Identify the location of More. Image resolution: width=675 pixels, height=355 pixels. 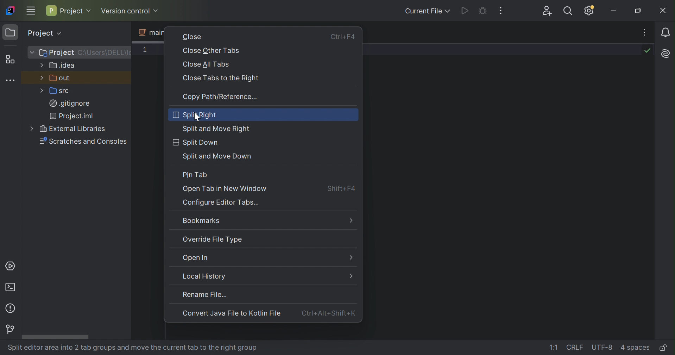
(352, 220).